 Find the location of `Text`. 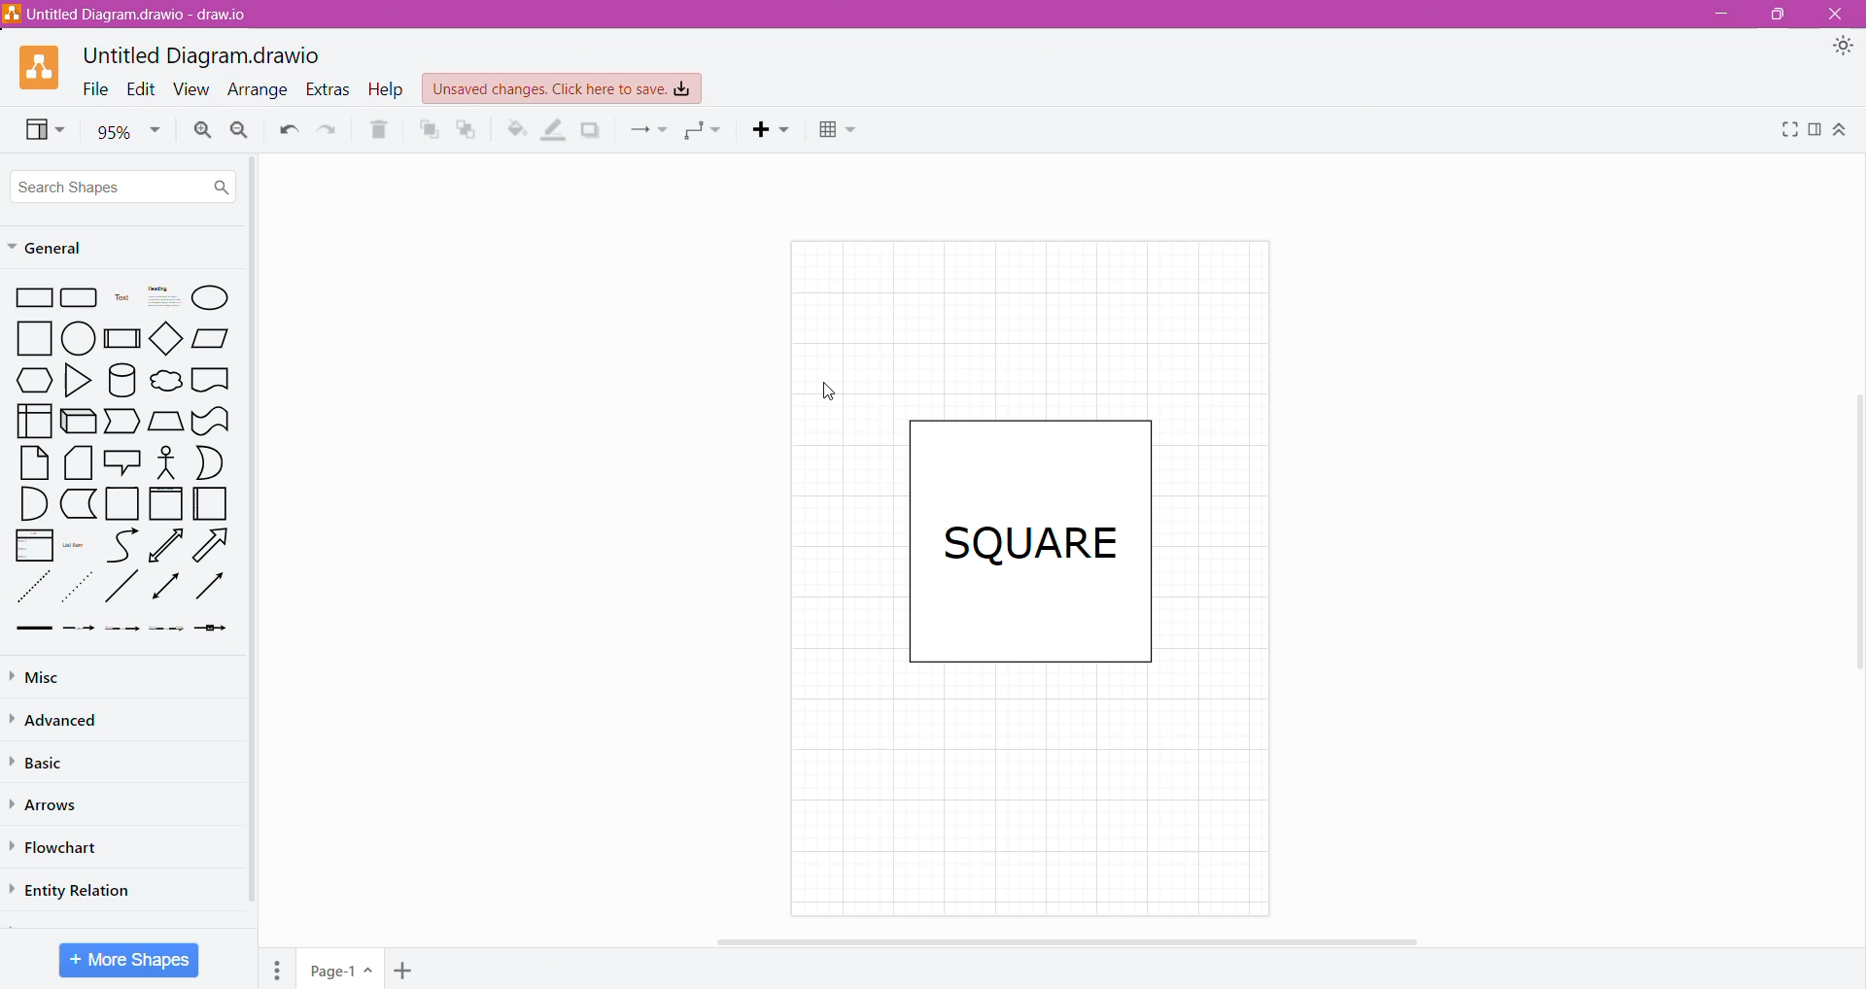

Text is located at coordinates (121, 299).